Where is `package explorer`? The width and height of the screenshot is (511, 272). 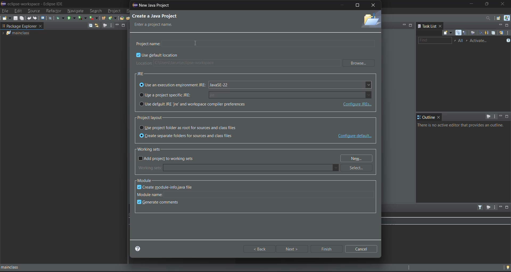 package explorer is located at coordinates (28, 26).